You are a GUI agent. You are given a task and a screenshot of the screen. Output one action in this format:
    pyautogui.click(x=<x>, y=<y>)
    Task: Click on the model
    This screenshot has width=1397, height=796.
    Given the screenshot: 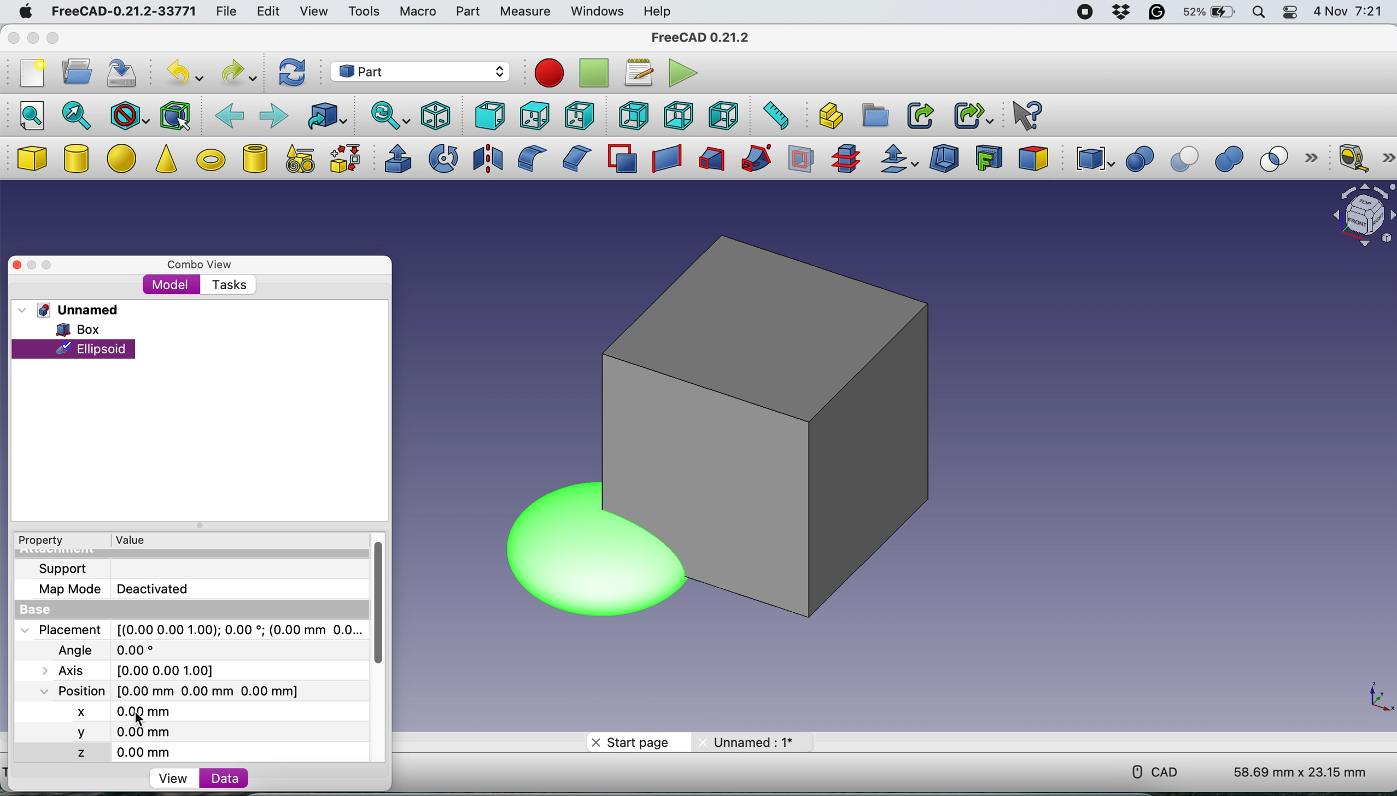 What is the action you would take?
    pyautogui.click(x=171, y=284)
    